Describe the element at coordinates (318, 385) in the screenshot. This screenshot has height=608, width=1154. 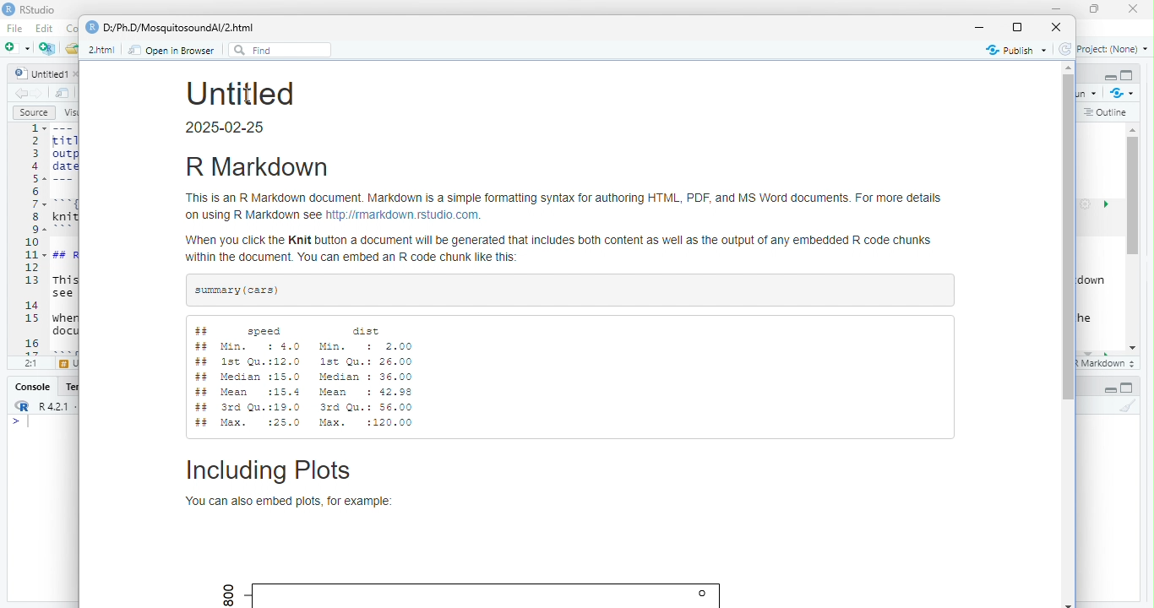
I see `Min. : 4.0 Min. oo: 2.00
1st Qu.:12.0 1st Qu.: 26.00
Median :15.0 Median : 36.00
Mean 15.4 Mean : 42.9%
3rd Qu.:19.0 3rd Qu.: 56.00
Max.  :25.0 Max.  :120.00` at that location.